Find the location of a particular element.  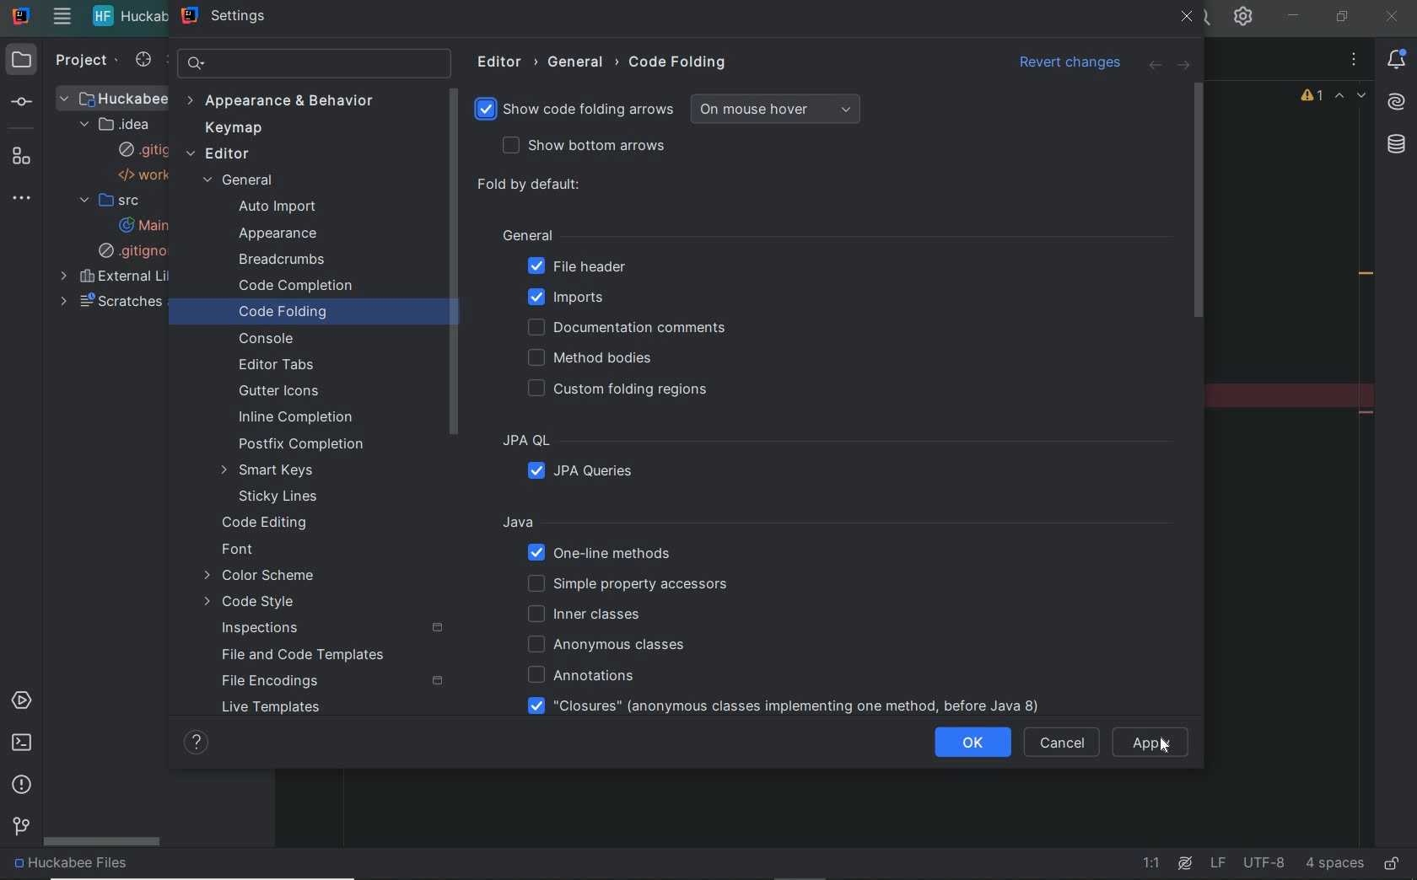

forward is located at coordinates (1188, 64).